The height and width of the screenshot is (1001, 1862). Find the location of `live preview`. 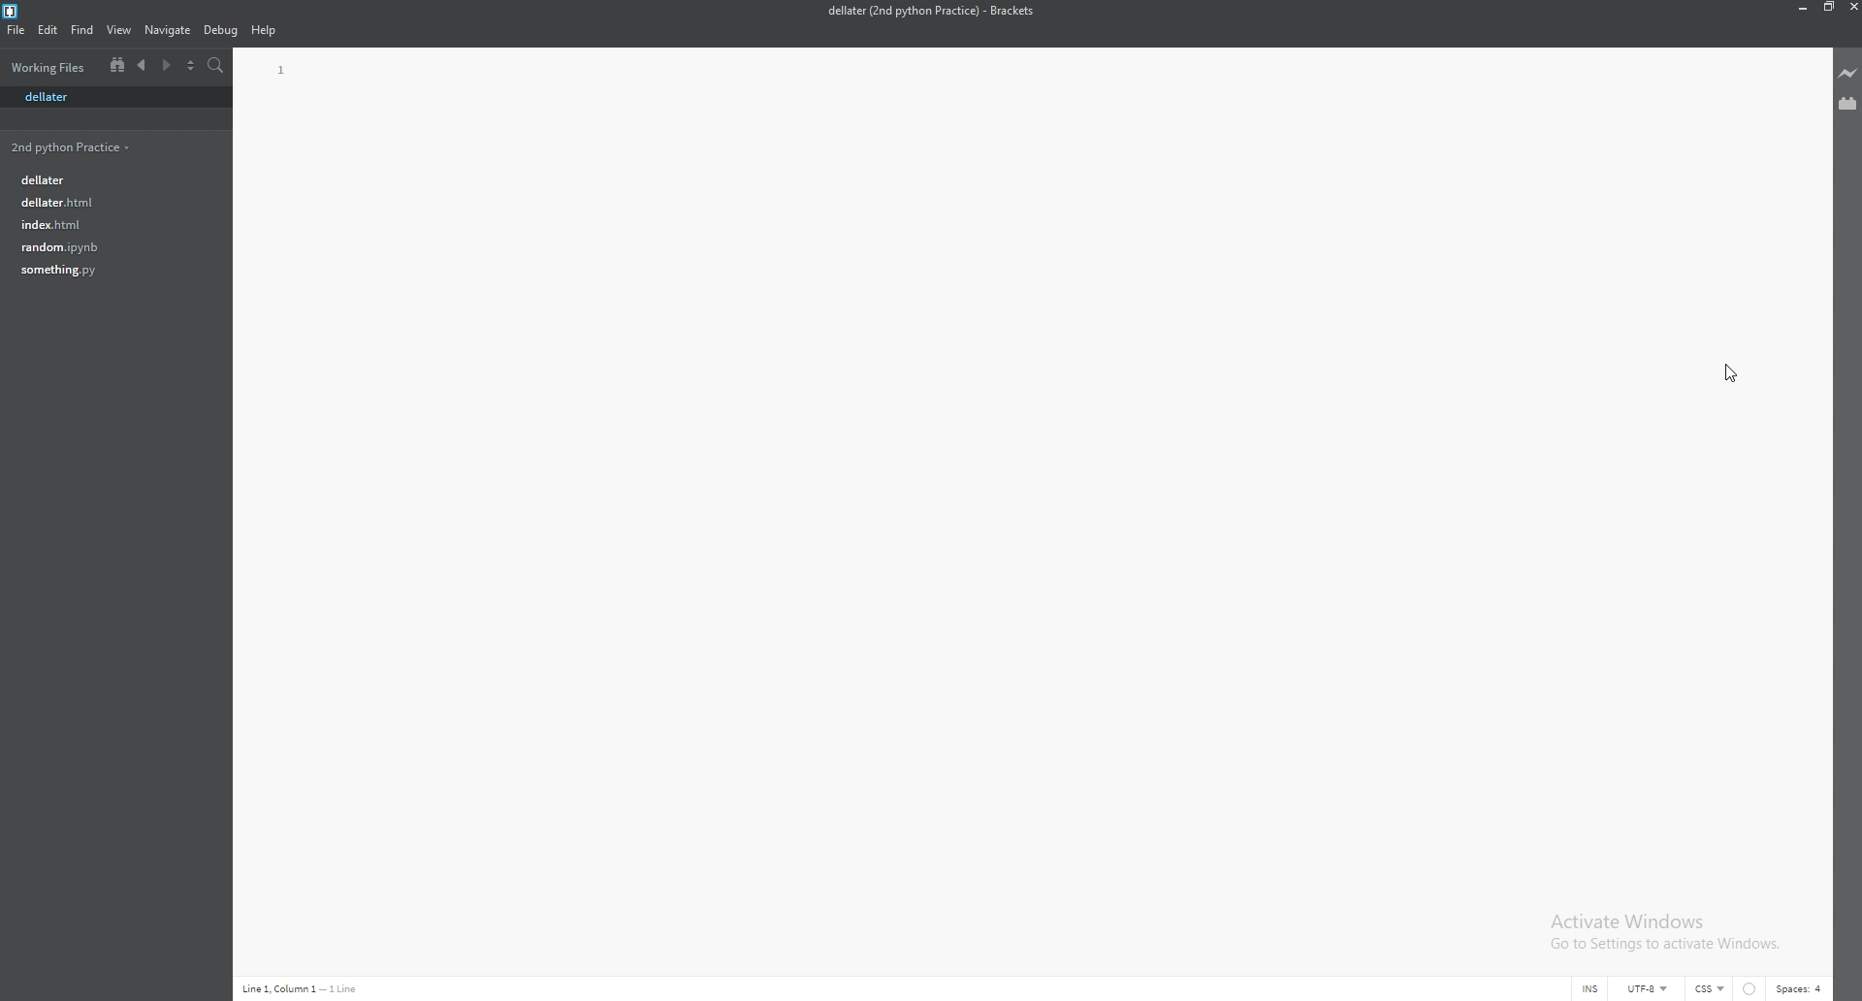

live preview is located at coordinates (1848, 73).